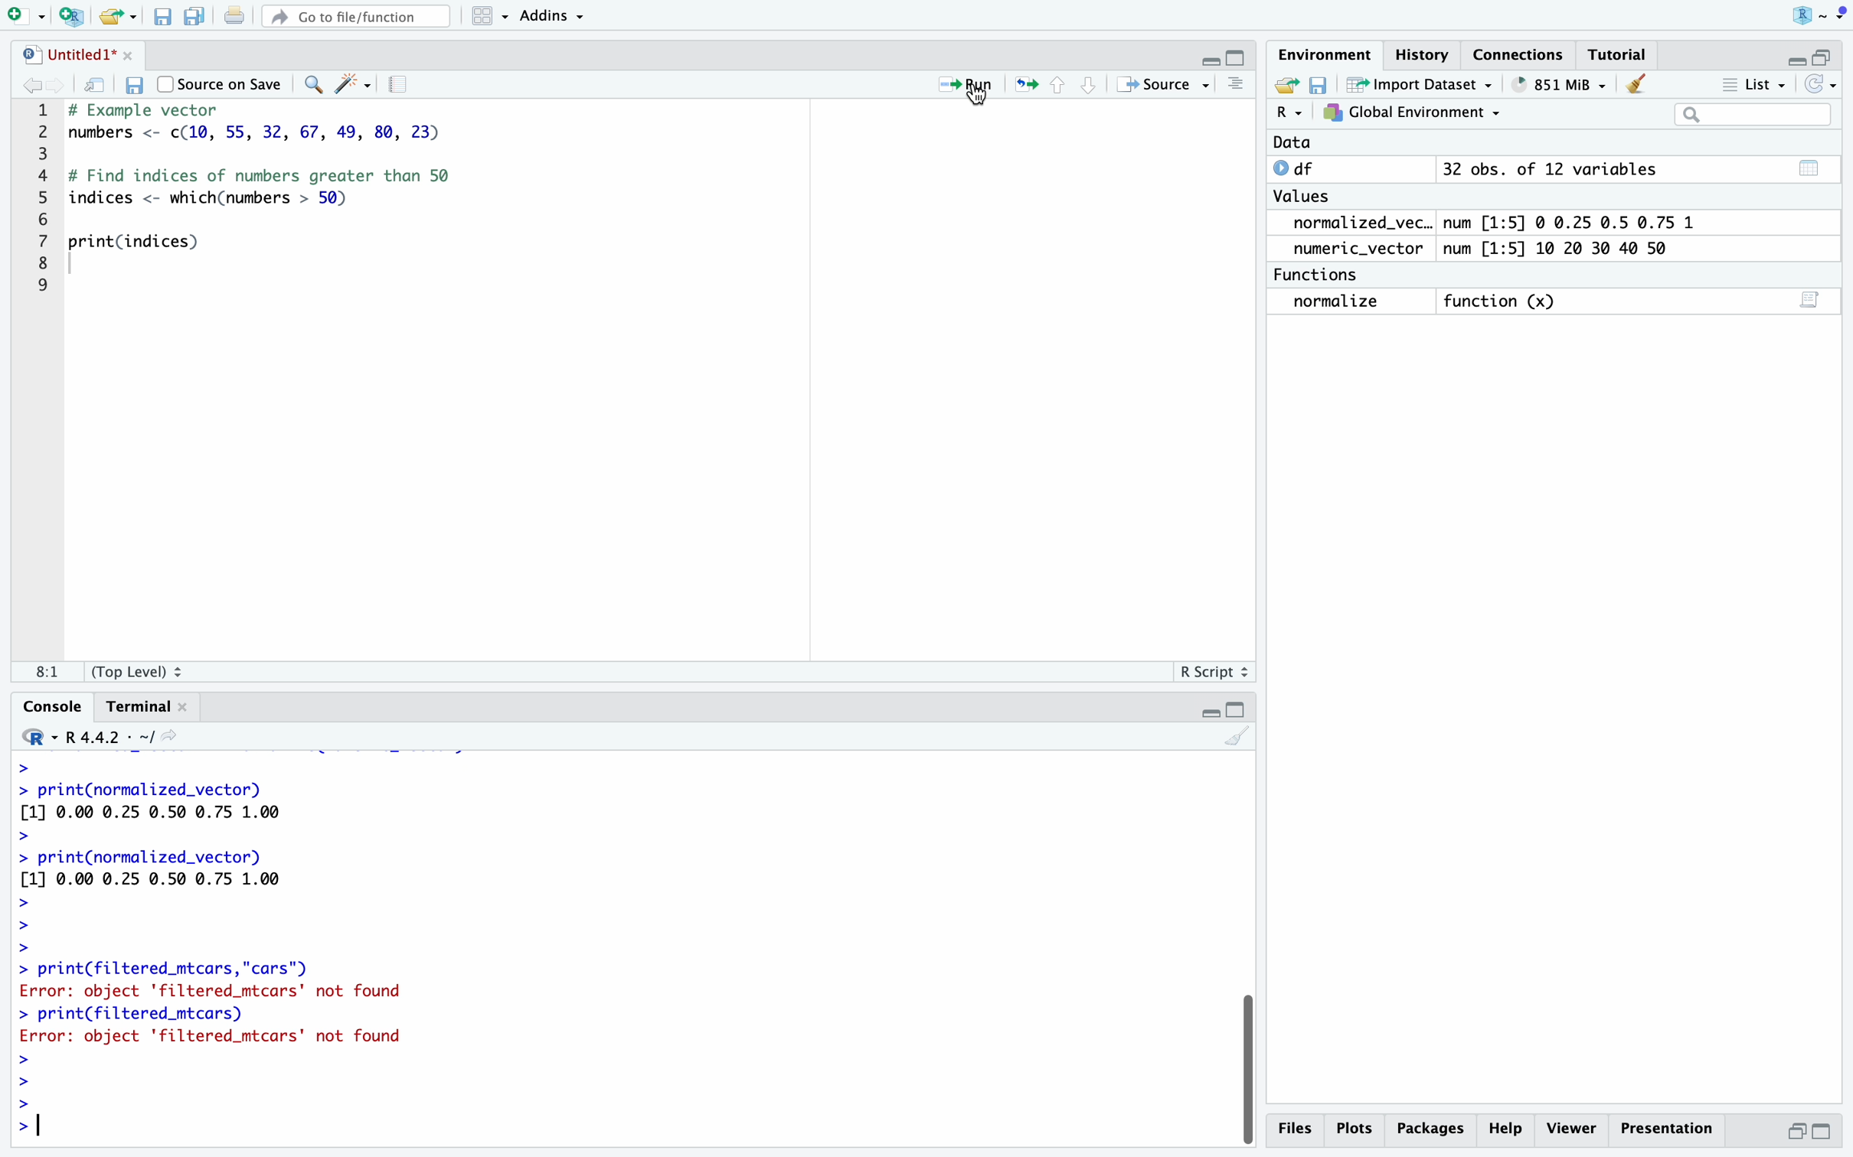 The image size is (1853, 1157). I want to click on MINIMISE, so click(1207, 709).